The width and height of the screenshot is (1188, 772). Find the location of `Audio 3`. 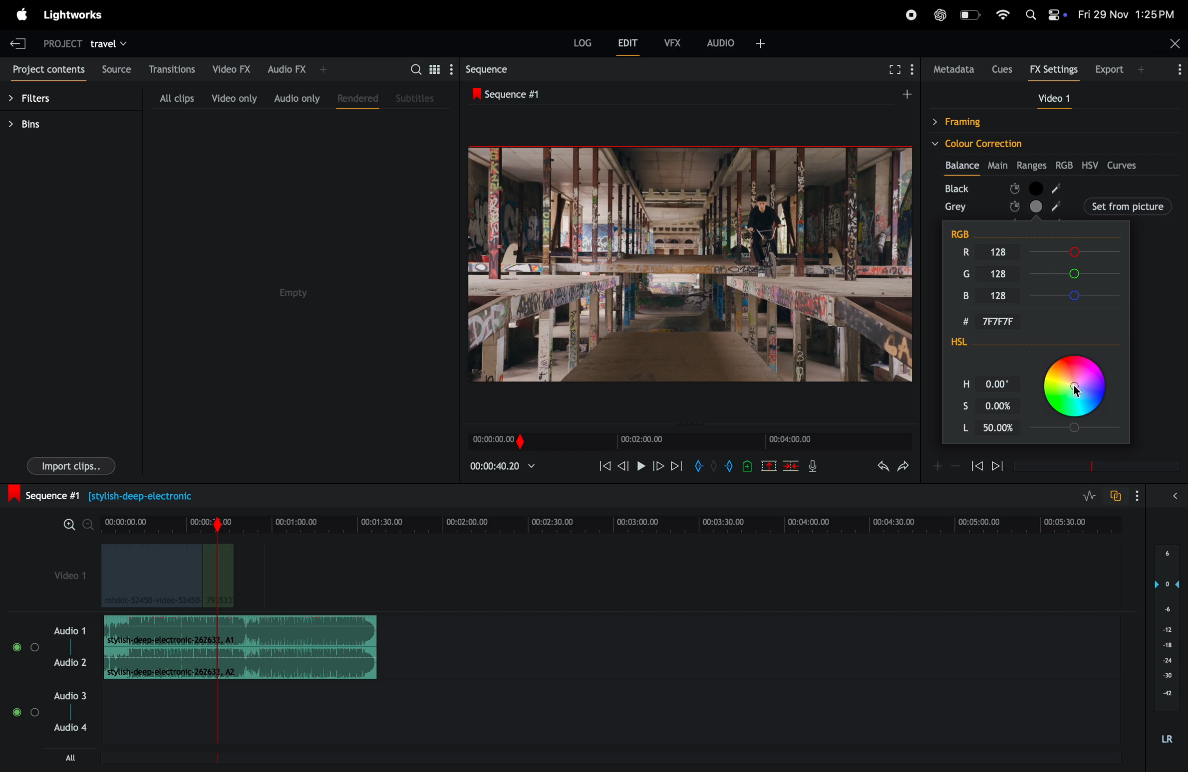

Audio 3 is located at coordinates (72, 695).